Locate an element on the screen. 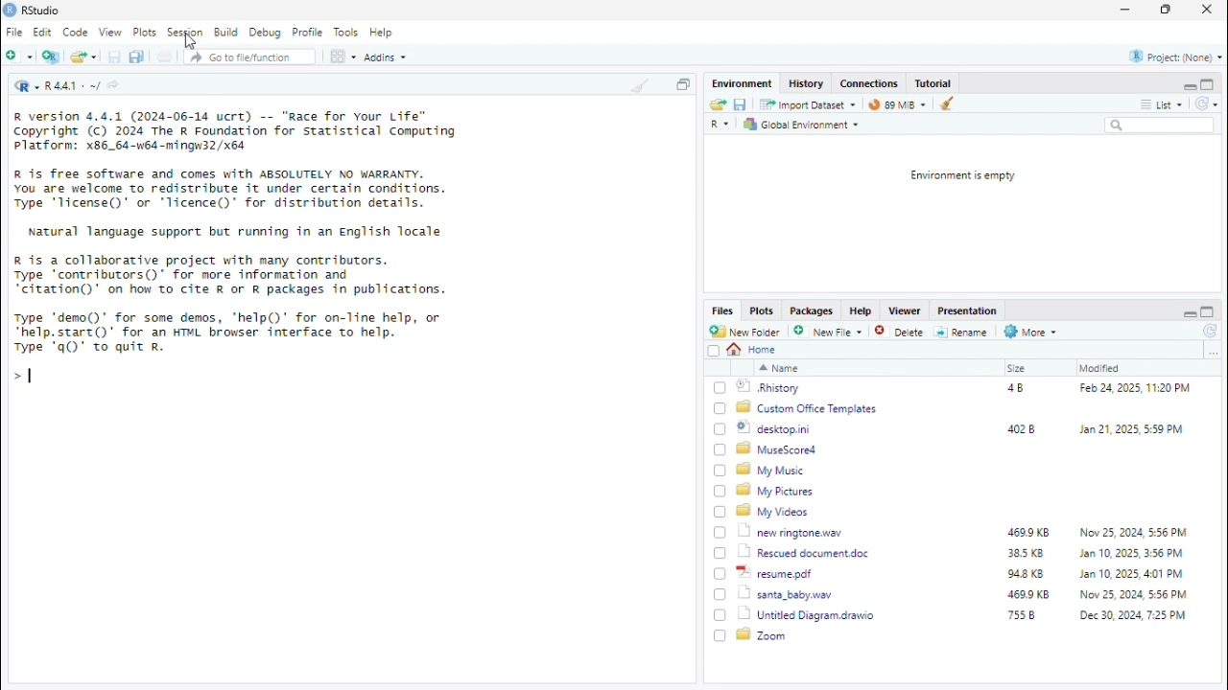 The image size is (1228, 690). Plots is located at coordinates (145, 32).